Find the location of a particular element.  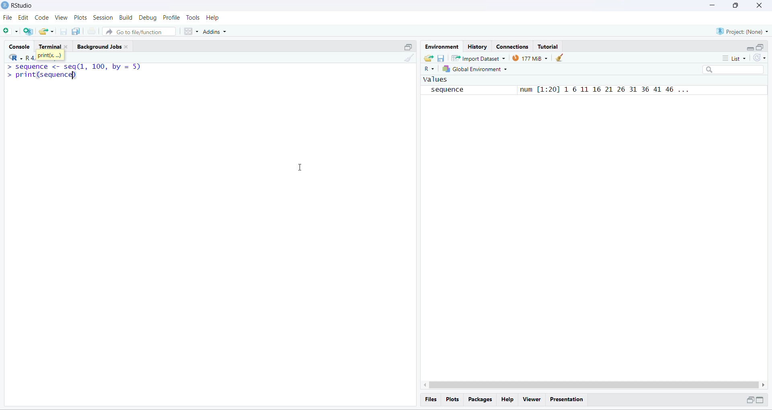

R is located at coordinates (429, 69).